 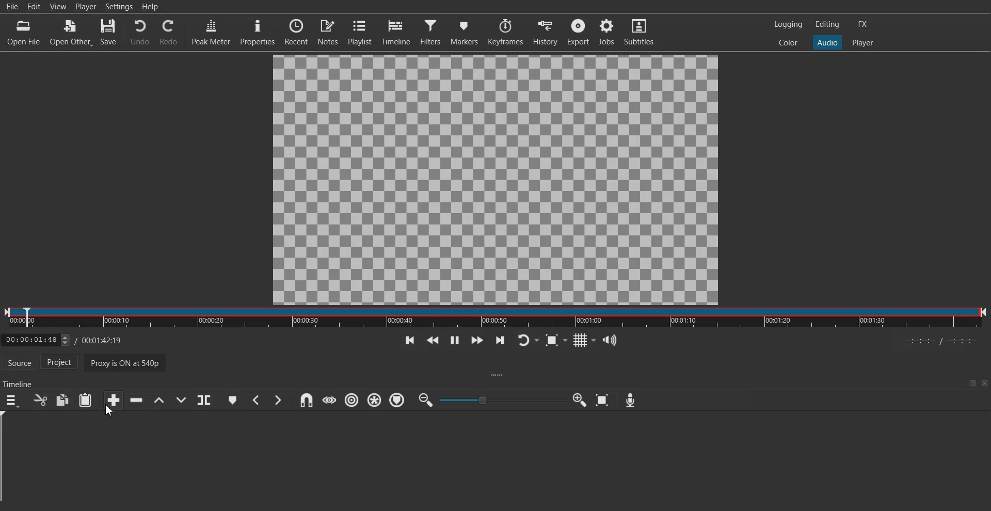 I want to click on Scrub while dragging, so click(x=329, y=400).